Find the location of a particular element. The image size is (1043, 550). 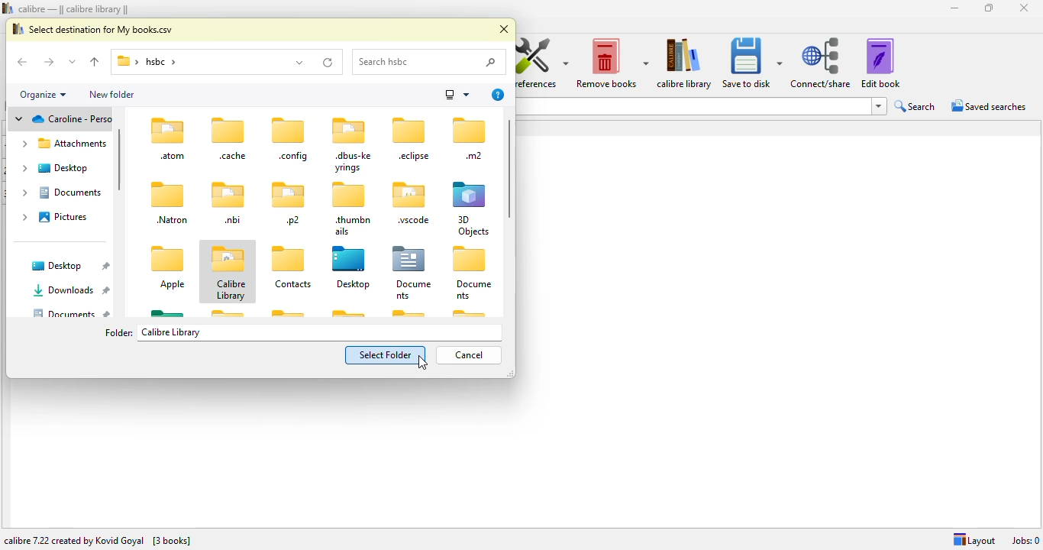

folders is located at coordinates (346, 312).